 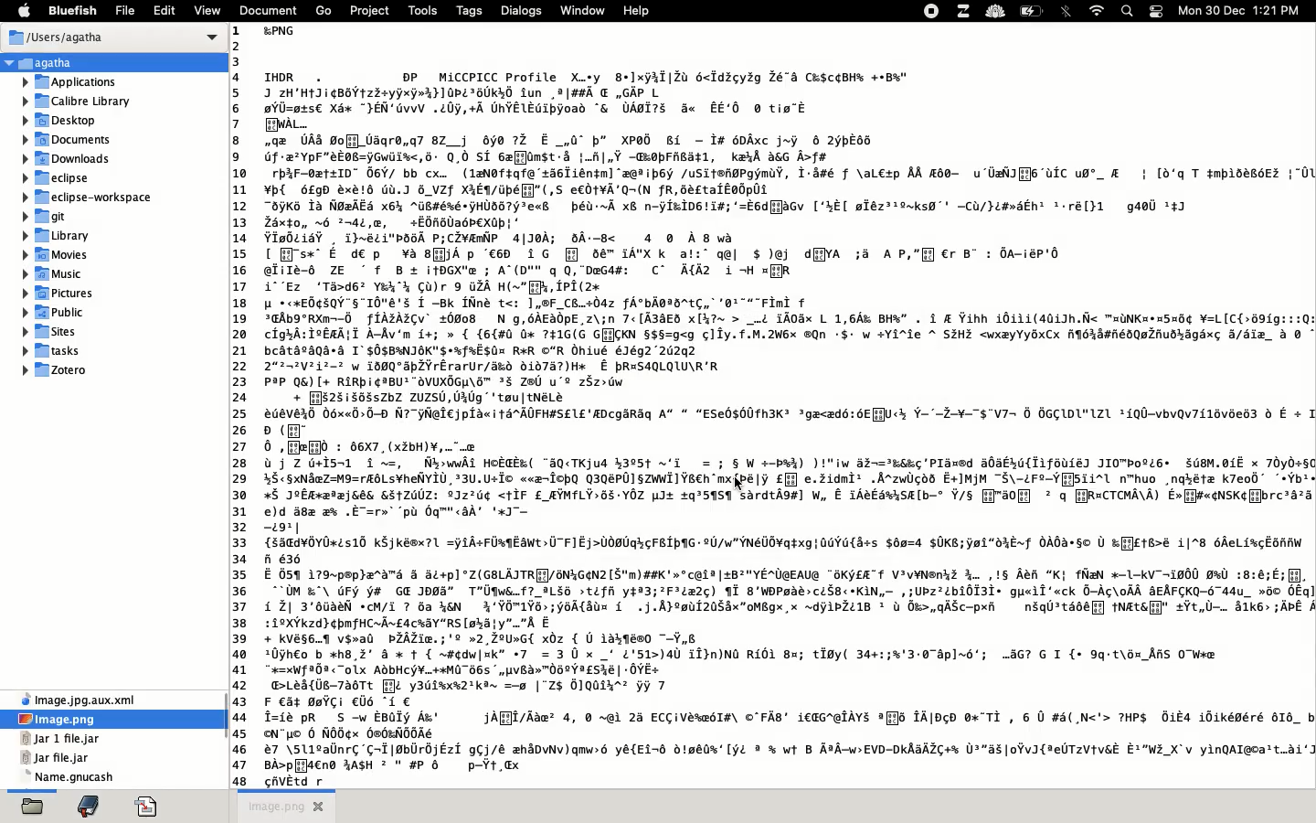 What do you see at coordinates (57, 371) in the screenshot?
I see `Zotero` at bounding box center [57, 371].